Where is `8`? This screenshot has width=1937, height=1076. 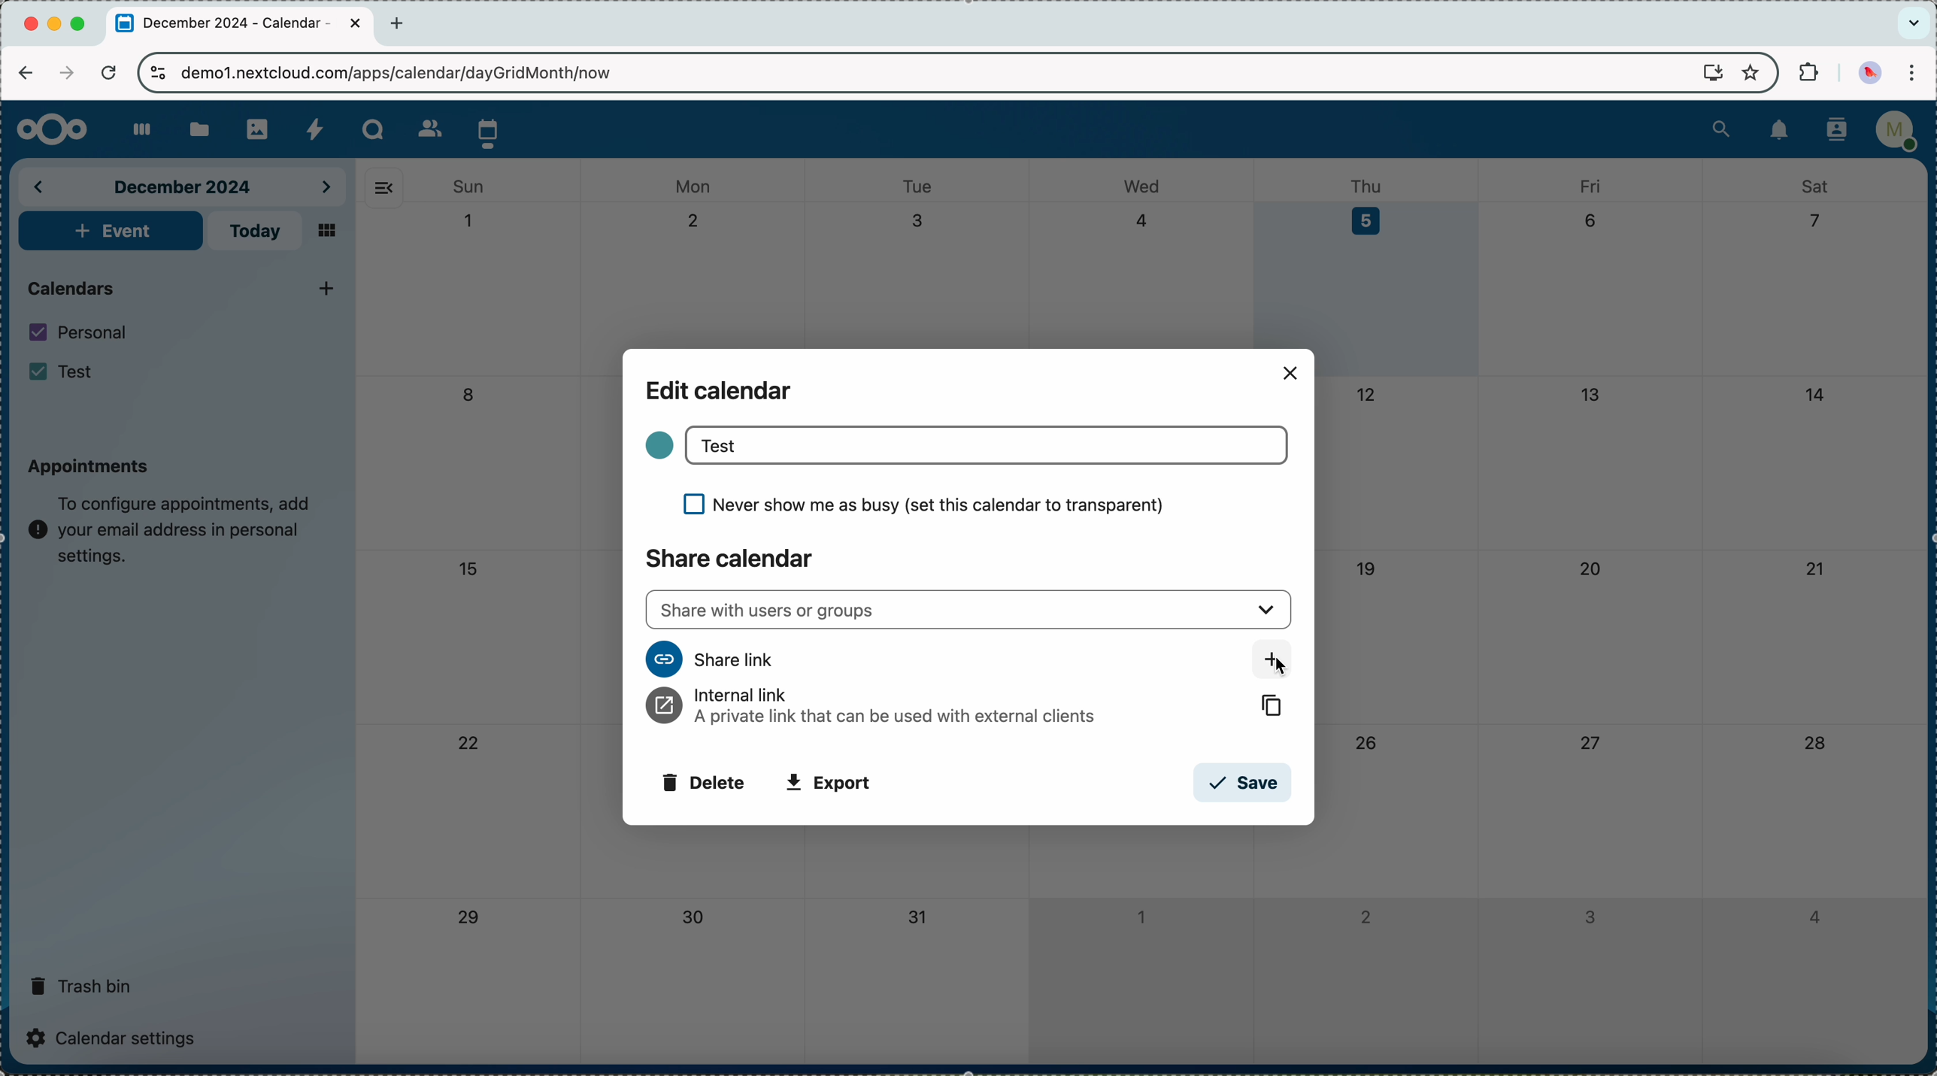
8 is located at coordinates (468, 396).